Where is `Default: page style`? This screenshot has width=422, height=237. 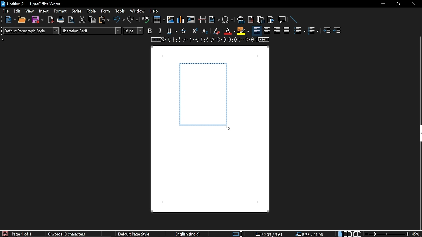 Default: page style is located at coordinates (134, 234).